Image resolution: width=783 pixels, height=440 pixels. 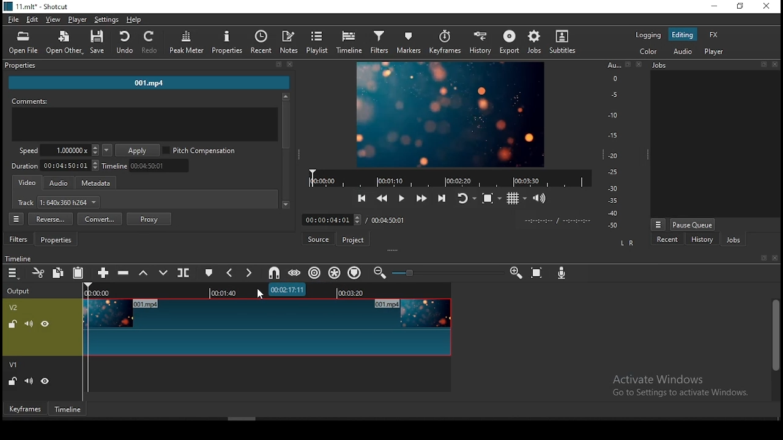 What do you see at coordinates (185, 273) in the screenshot?
I see `split at playhead` at bounding box center [185, 273].